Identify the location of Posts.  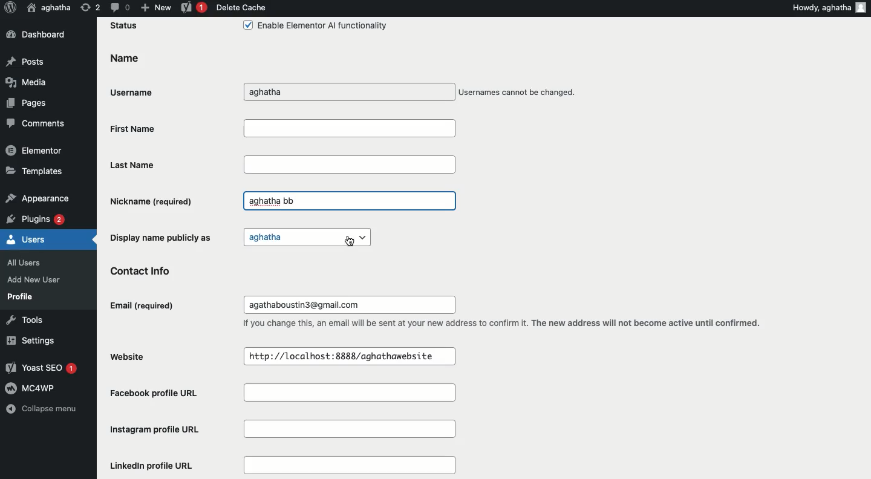
(26, 63).